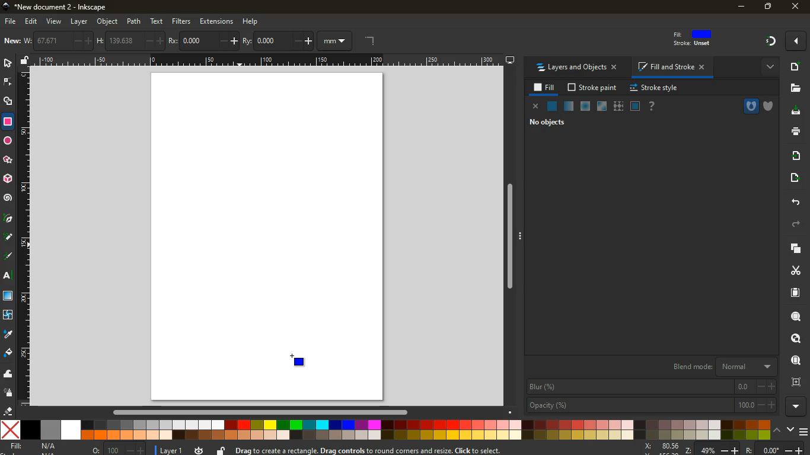 Image resolution: width=810 pixels, height=455 pixels. Describe the element at coordinates (57, 6) in the screenshot. I see `inkscape` at that location.